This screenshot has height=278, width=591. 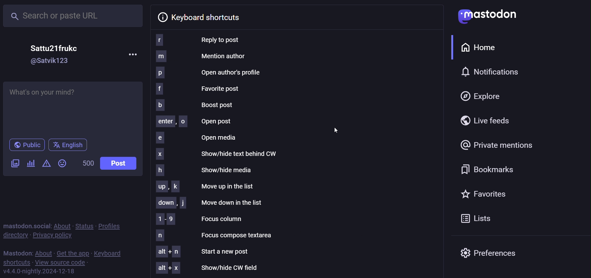 I want to click on about, so click(x=62, y=224).